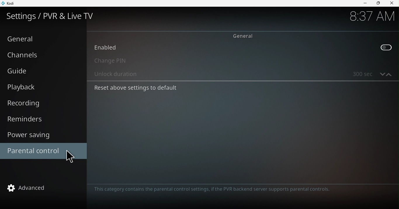 This screenshot has width=399, height=209. Describe the element at coordinates (365, 4) in the screenshot. I see `Minimize` at that location.